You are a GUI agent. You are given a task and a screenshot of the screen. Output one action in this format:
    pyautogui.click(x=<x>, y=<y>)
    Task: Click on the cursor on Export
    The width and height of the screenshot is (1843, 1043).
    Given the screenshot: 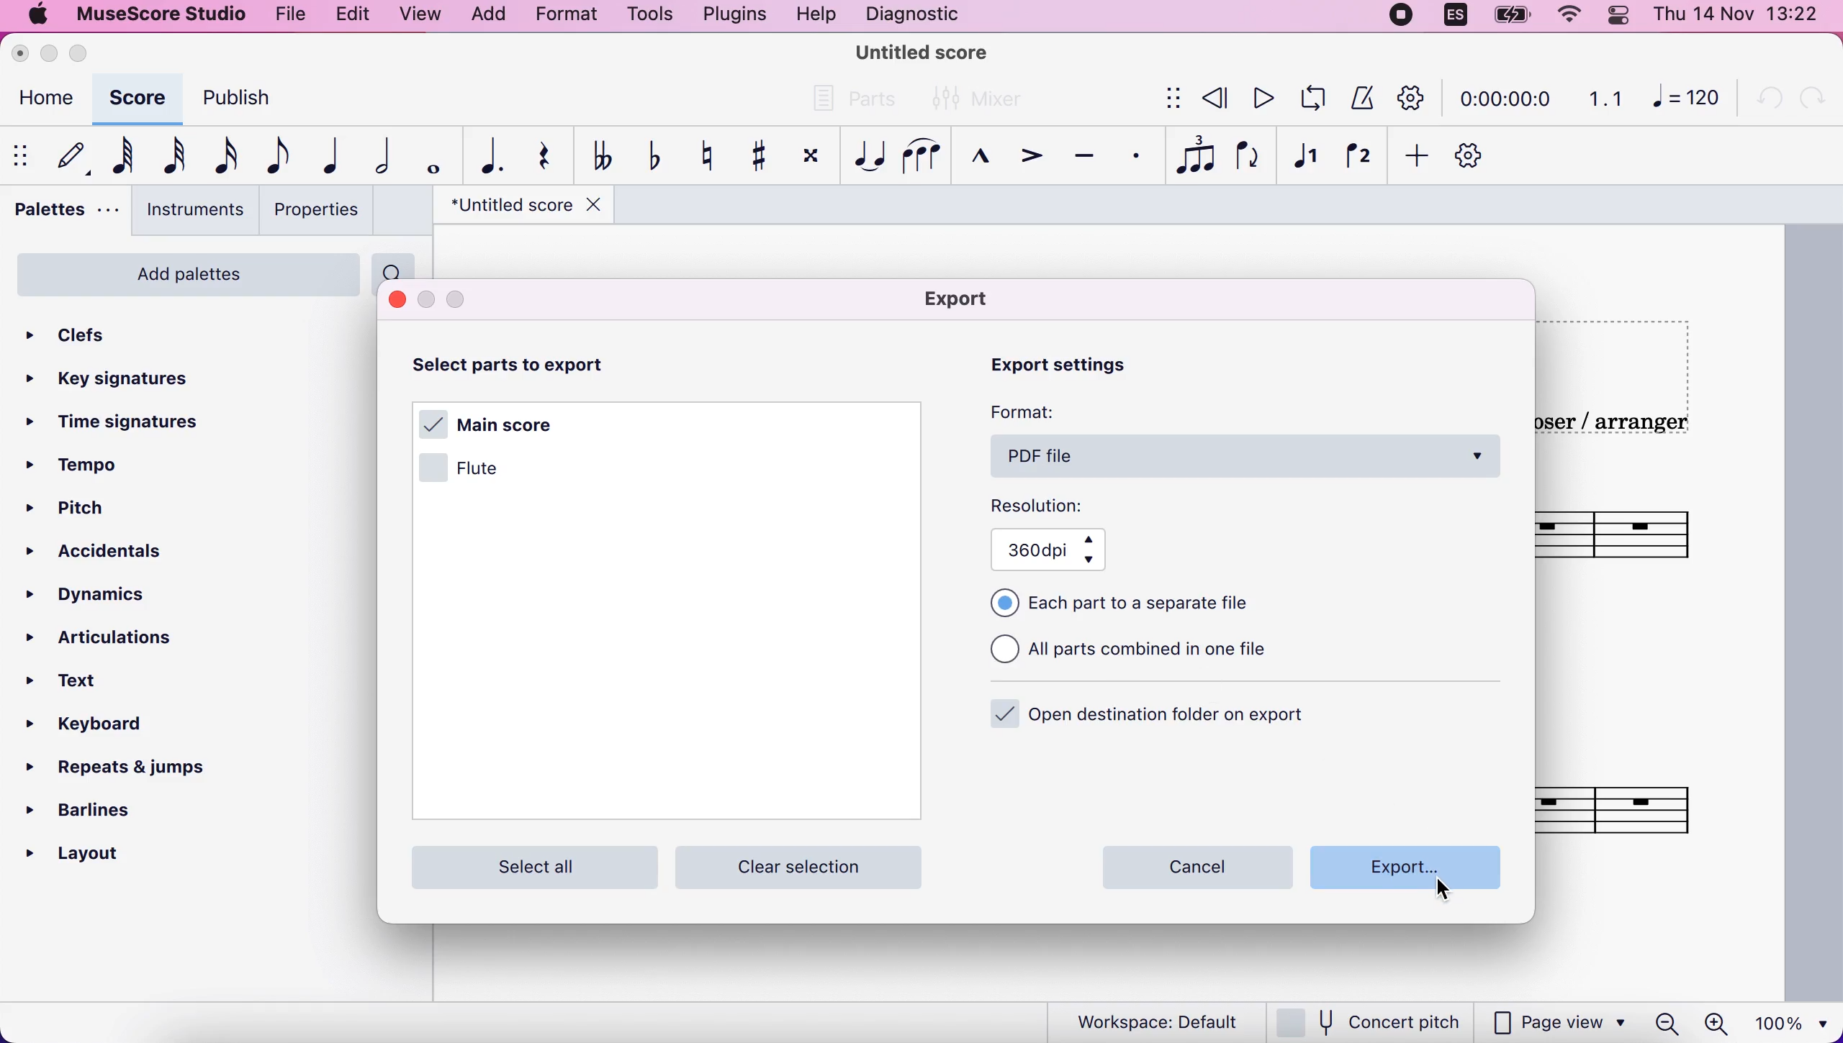 What is the action you would take?
    pyautogui.click(x=1448, y=893)
    